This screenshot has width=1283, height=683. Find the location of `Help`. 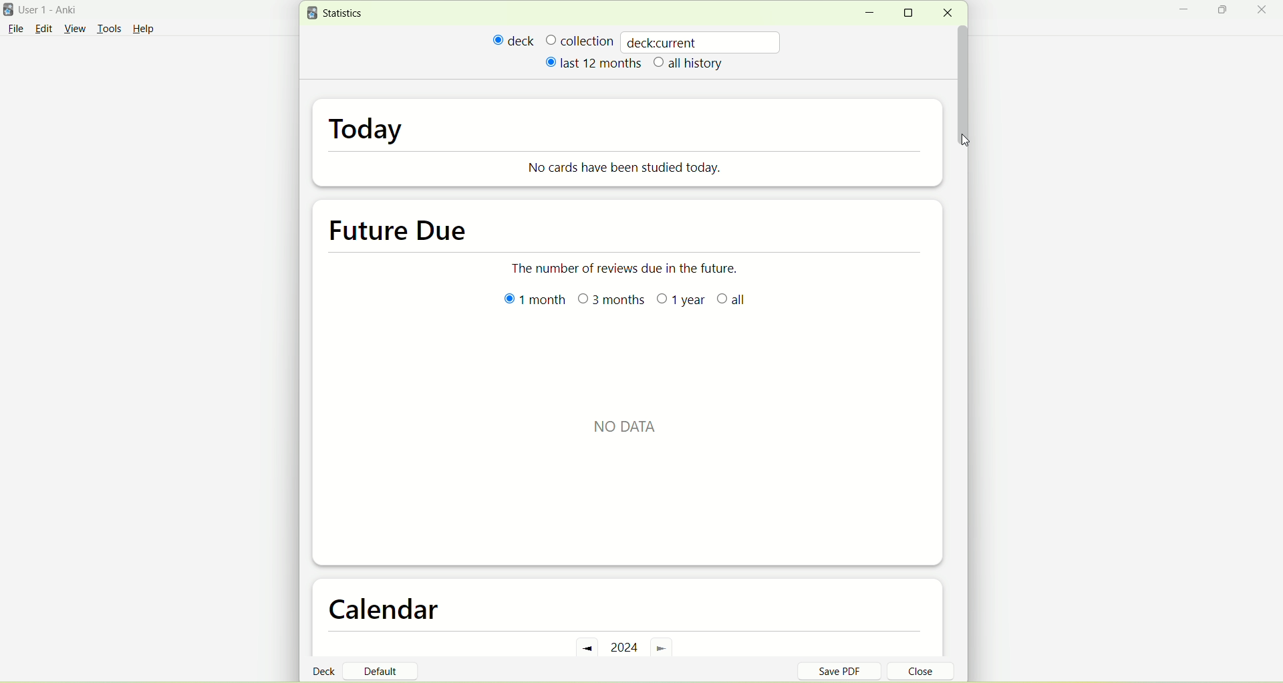

Help is located at coordinates (144, 31).